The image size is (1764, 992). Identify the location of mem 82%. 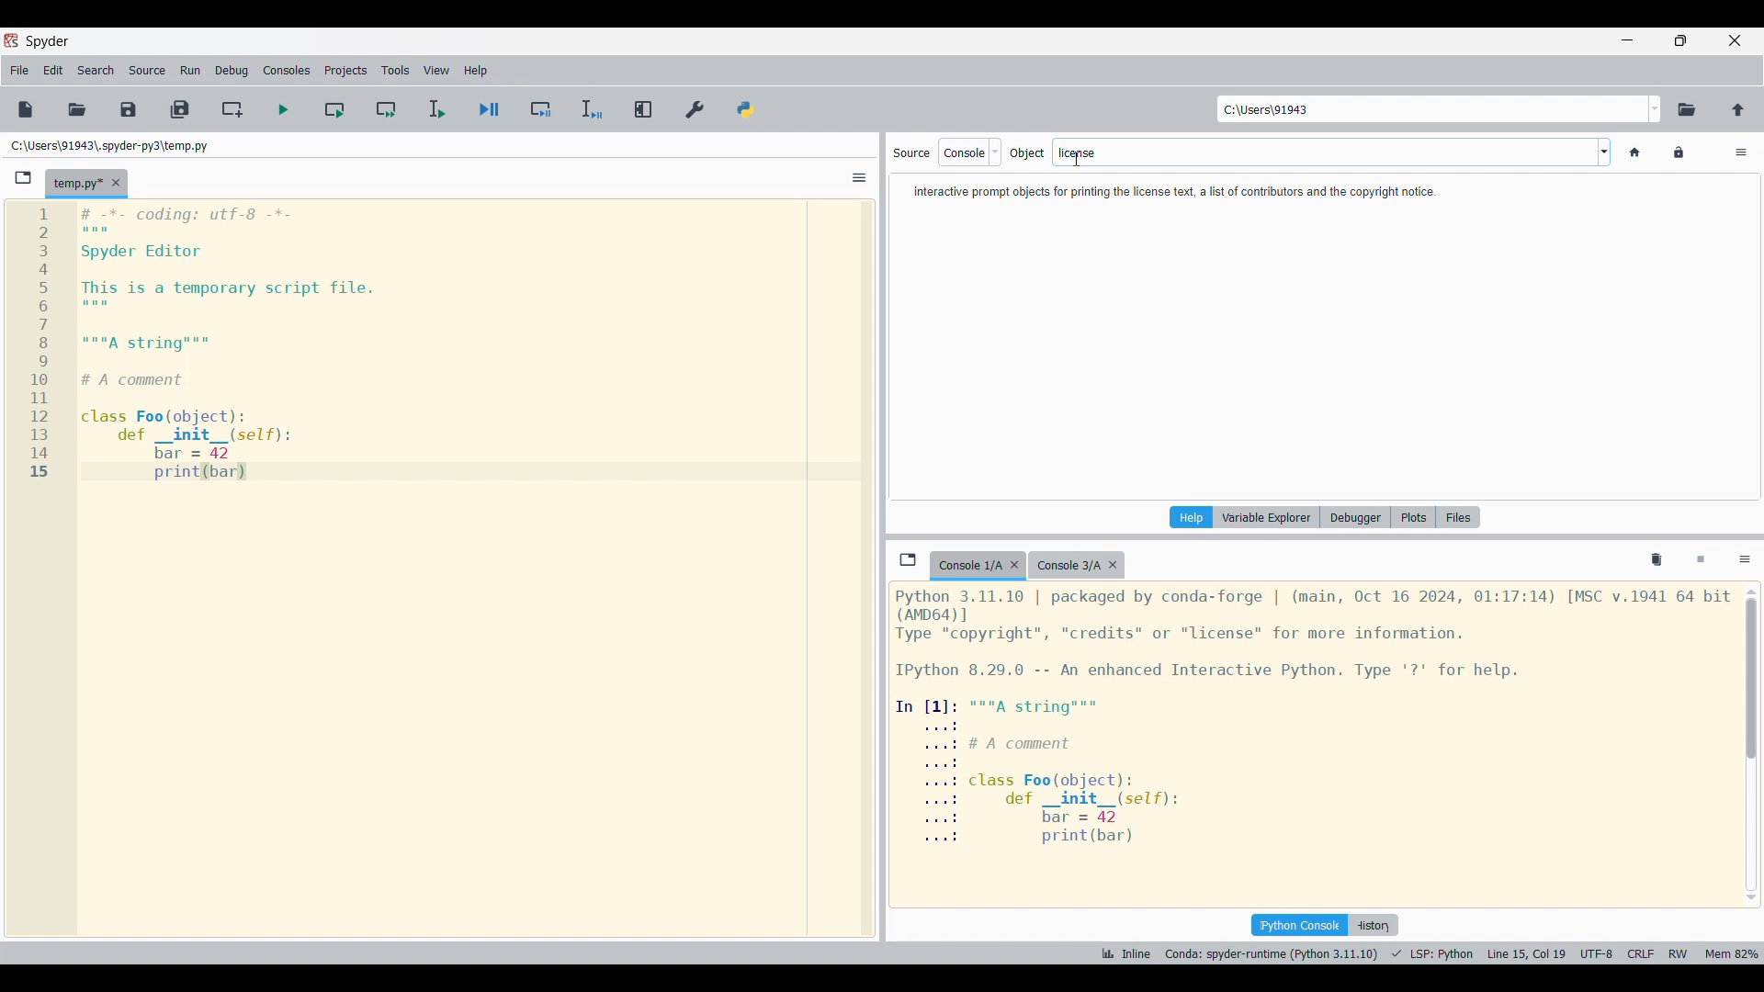
(1735, 951).